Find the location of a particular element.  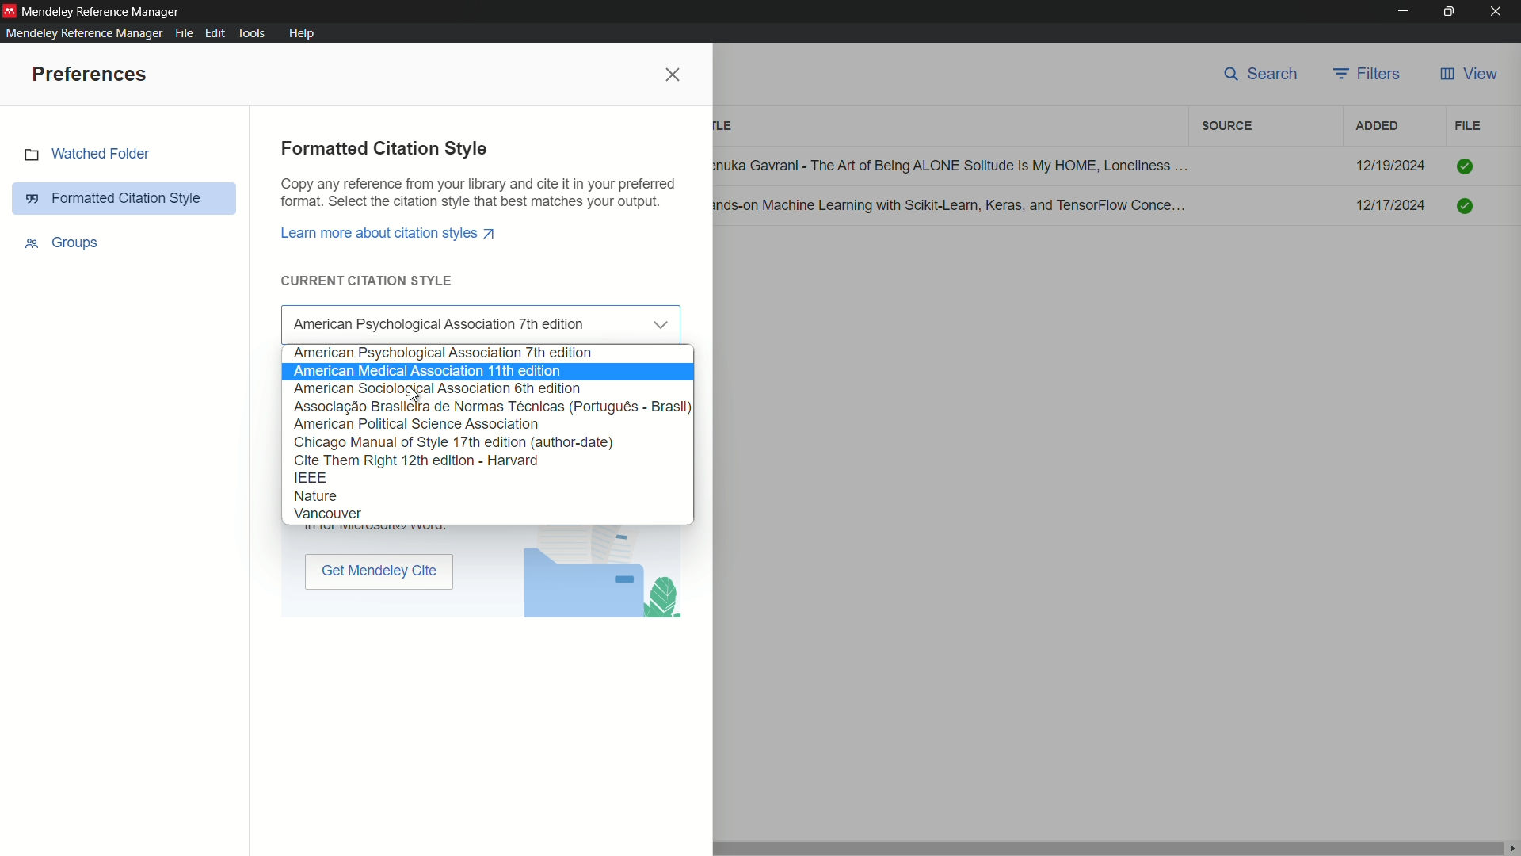

watched folder is located at coordinates (87, 156).